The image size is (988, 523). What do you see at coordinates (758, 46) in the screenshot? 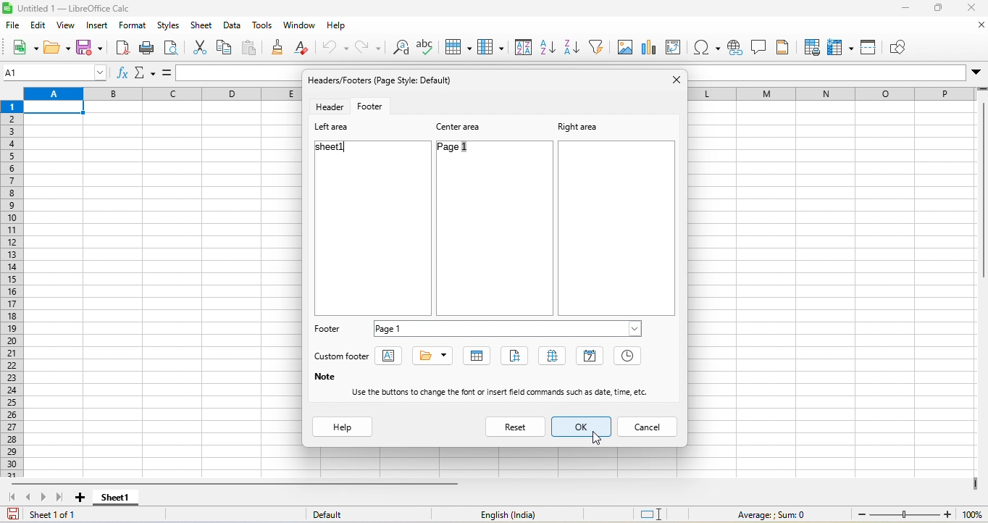
I see `comment` at bounding box center [758, 46].